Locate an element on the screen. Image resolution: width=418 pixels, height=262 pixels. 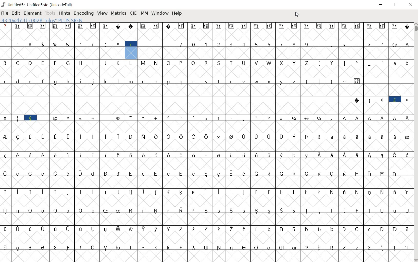
element is located at coordinates (32, 13).